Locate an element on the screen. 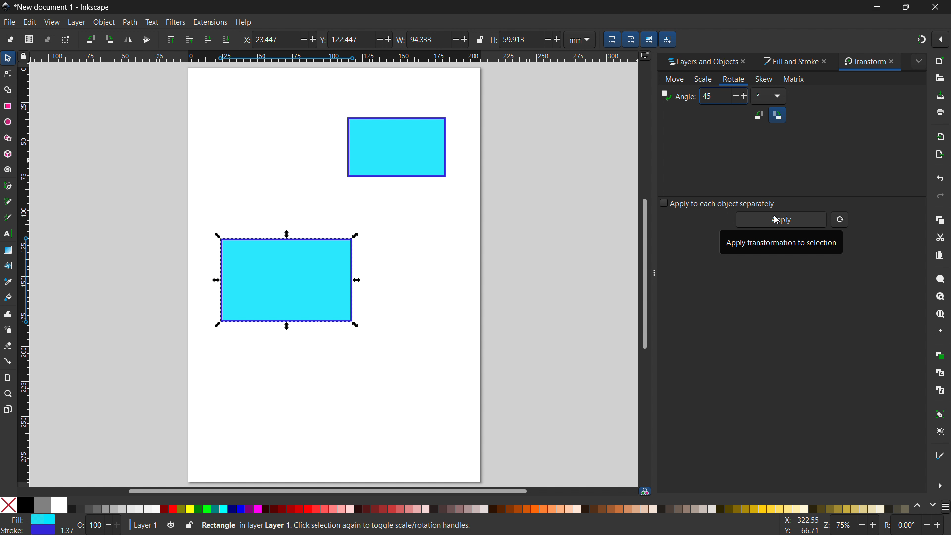 The width and height of the screenshot is (951, 535). spray tool is located at coordinates (8, 329).